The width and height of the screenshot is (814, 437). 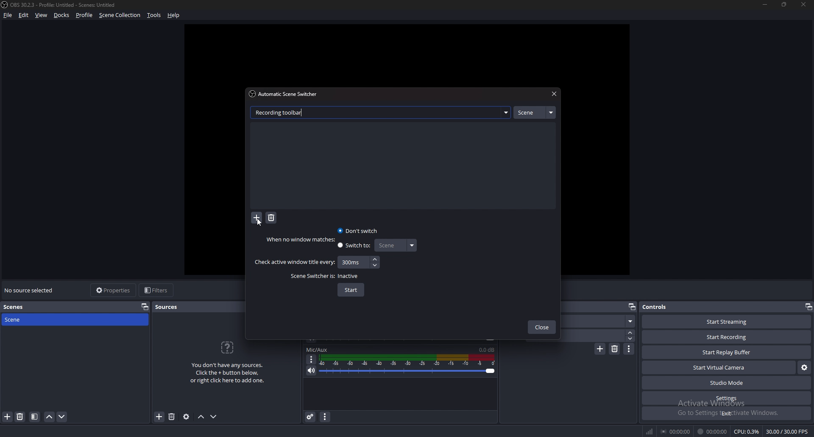 What do you see at coordinates (351, 290) in the screenshot?
I see `start` at bounding box center [351, 290].